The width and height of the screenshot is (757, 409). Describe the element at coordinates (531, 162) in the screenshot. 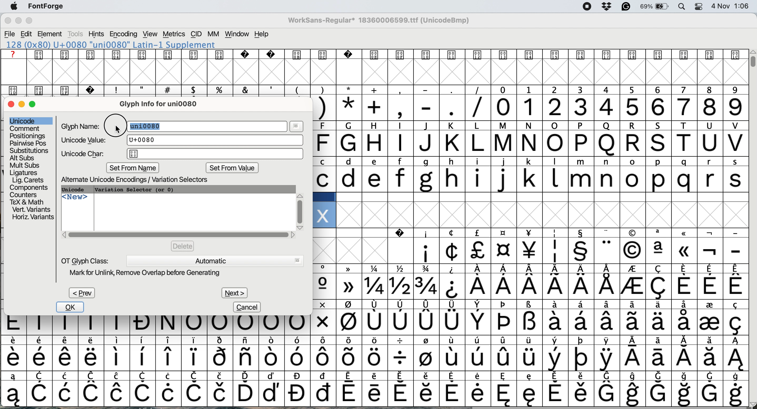

I see `lower case and upper case text and special characters` at that location.